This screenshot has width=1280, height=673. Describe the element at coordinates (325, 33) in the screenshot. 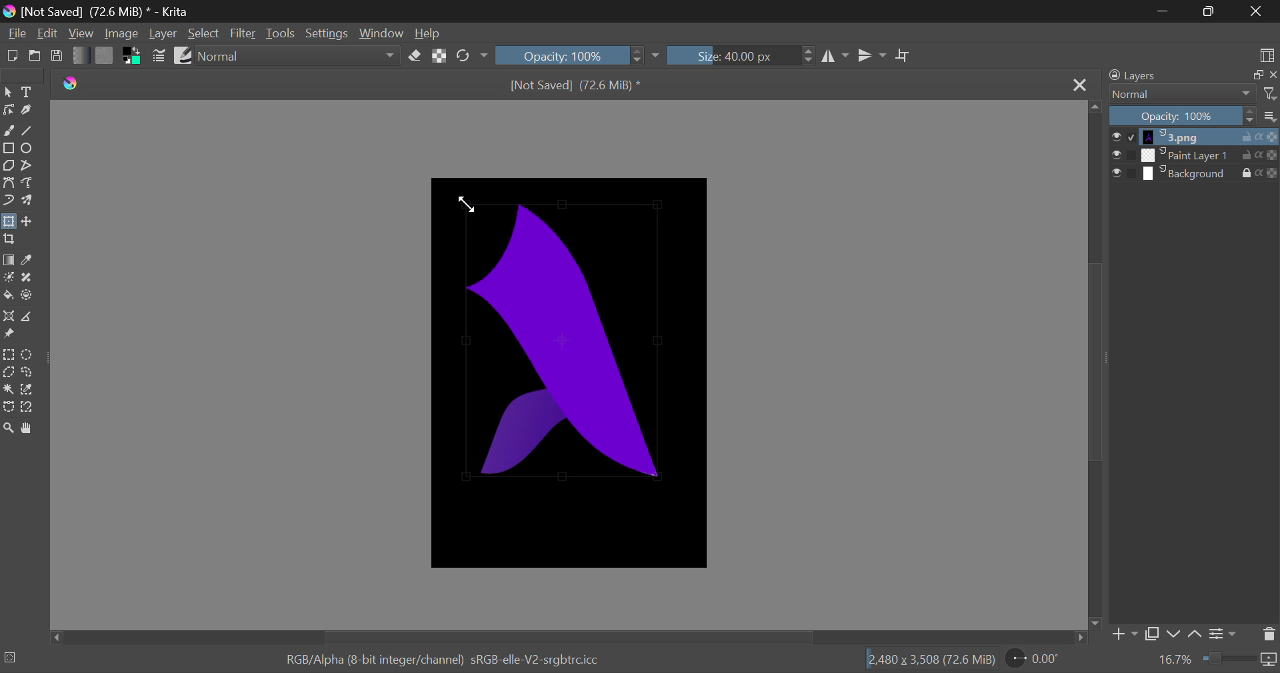

I see `Settings` at that location.